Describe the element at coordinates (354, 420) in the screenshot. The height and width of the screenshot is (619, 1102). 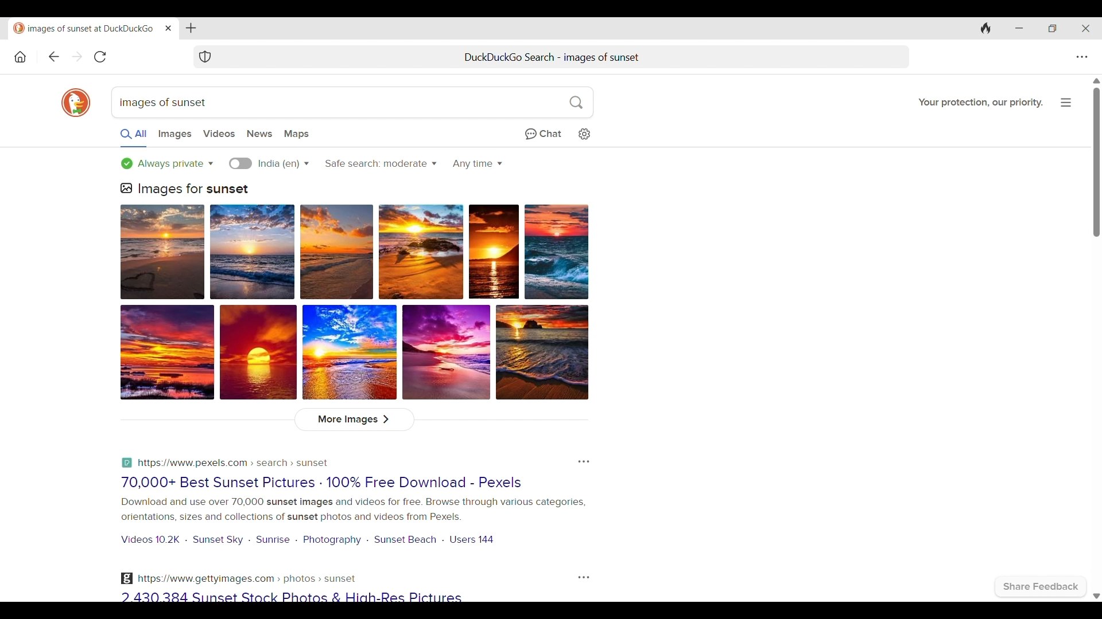
I see `Show more images` at that location.